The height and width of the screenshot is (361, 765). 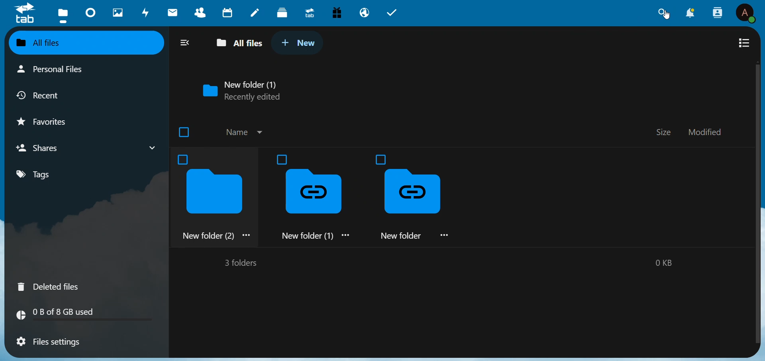 What do you see at coordinates (311, 12) in the screenshot?
I see `upgrade` at bounding box center [311, 12].